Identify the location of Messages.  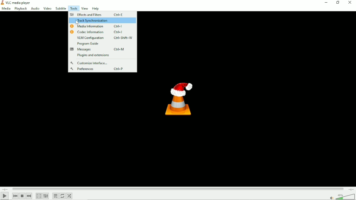
(102, 50).